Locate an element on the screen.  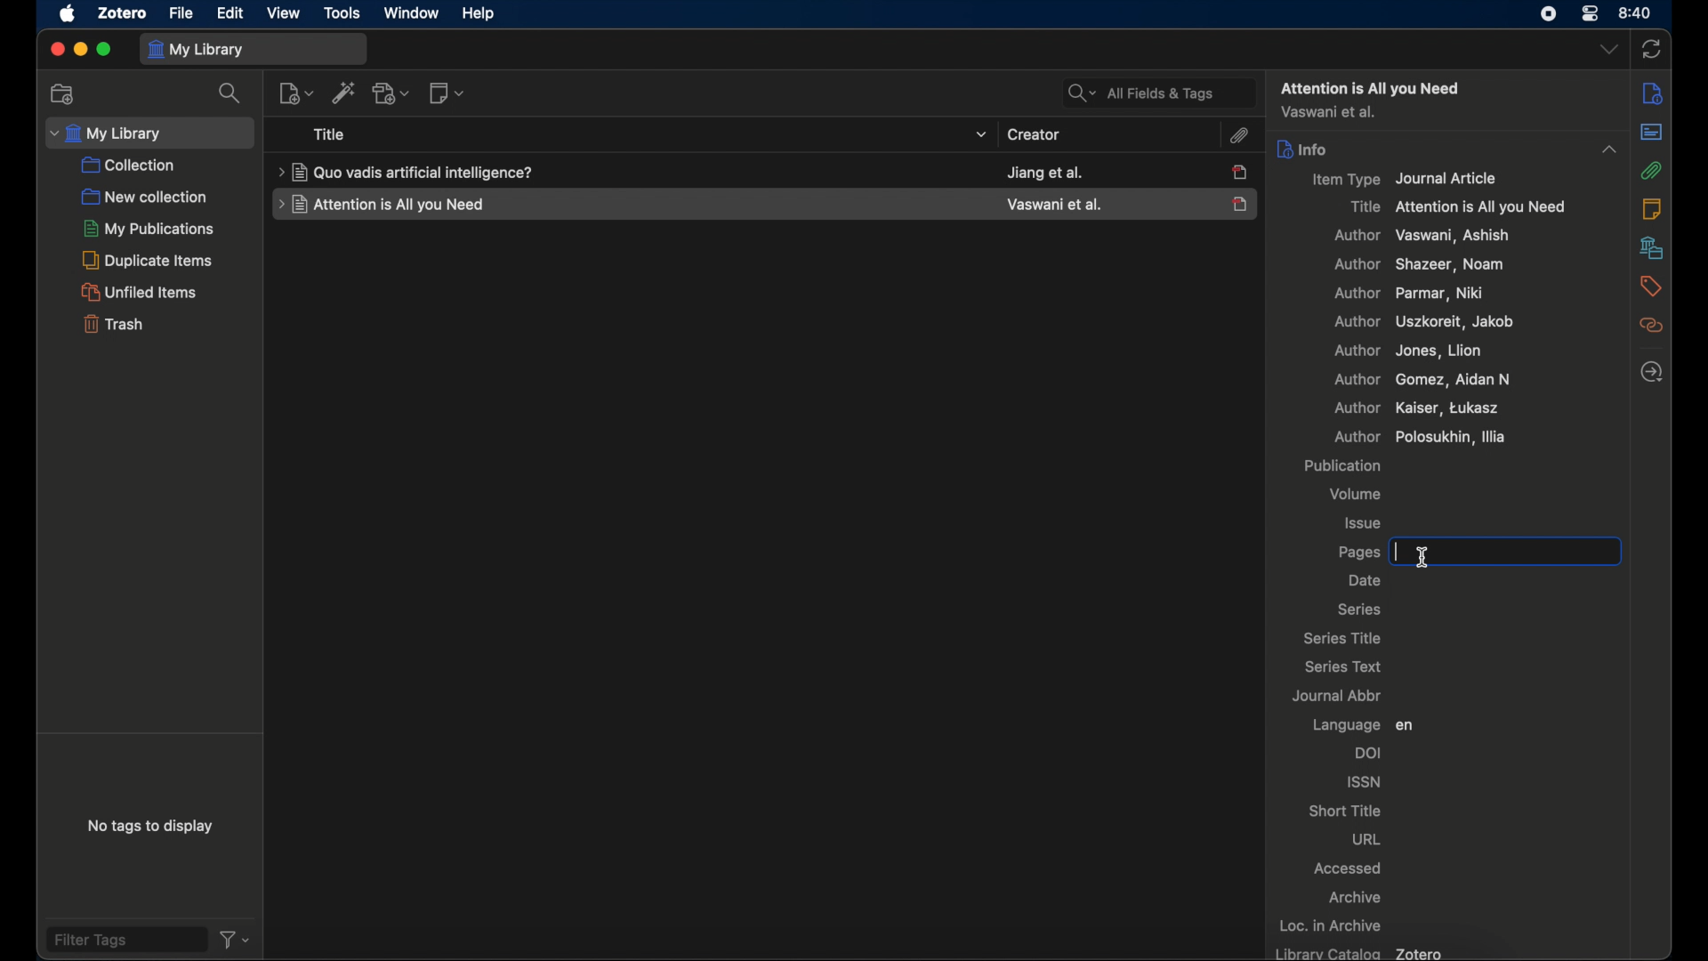
accessed is located at coordinates (1349, 869).